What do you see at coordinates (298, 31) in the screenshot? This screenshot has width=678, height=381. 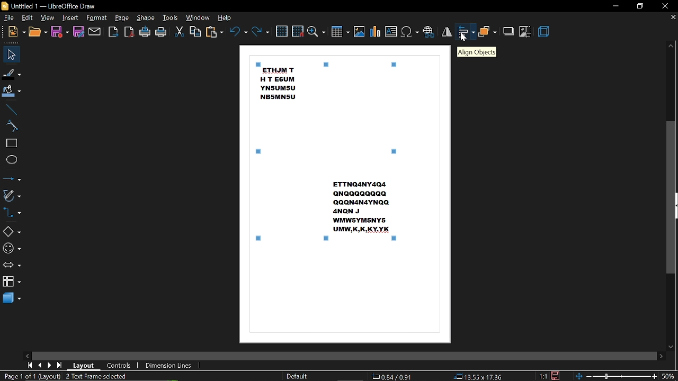 I see `snap to grid` at bounding box center [298, 31].